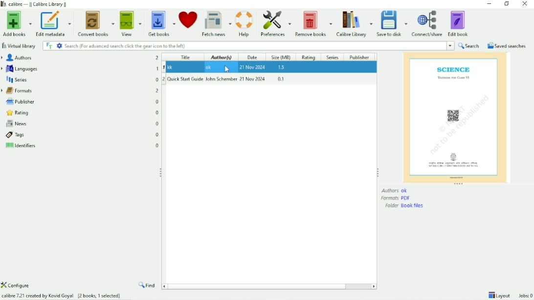 This screenshot has width=534, height=300. I want to click on Size, so click(281, 57).